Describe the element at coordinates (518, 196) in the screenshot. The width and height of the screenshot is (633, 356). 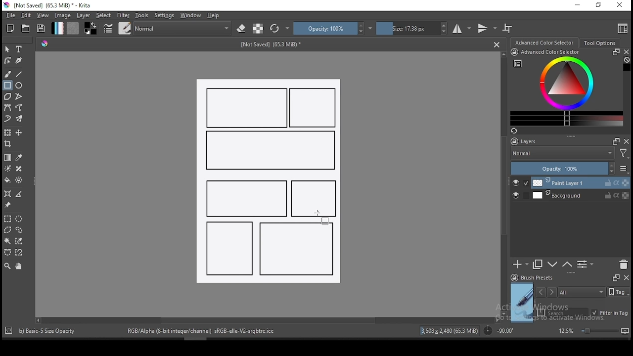
I see `layer visibility on/off` at that location.